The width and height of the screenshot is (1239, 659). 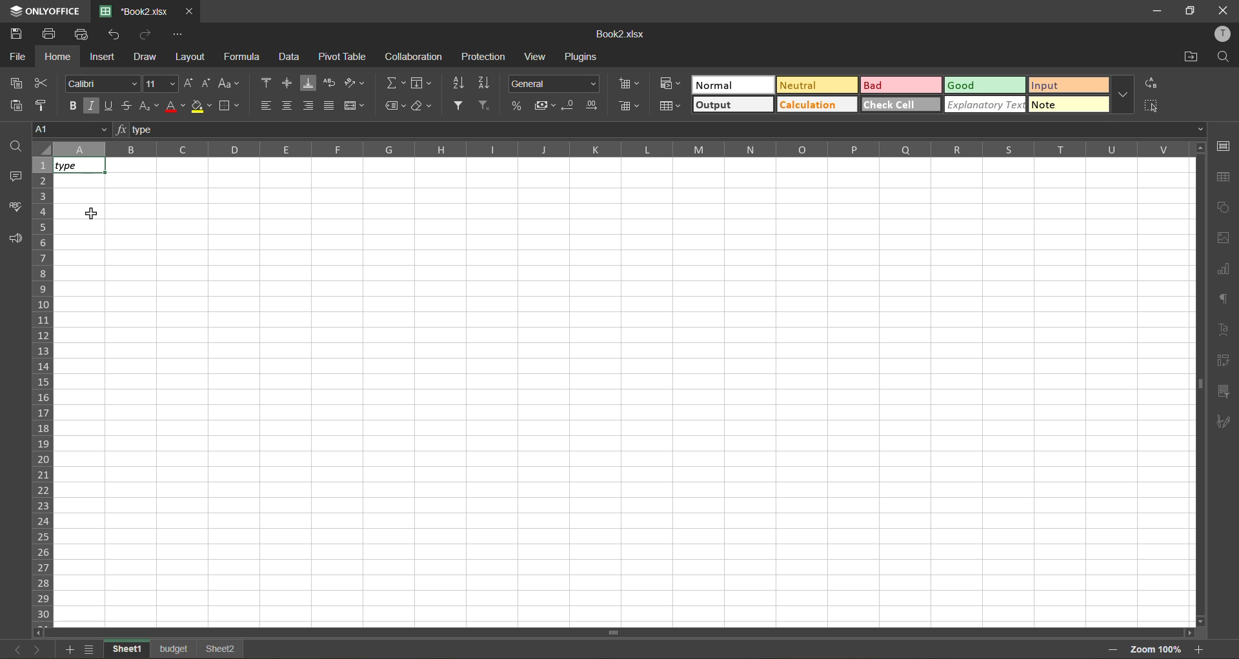 What do you see at coordinates (329, 104) in the screenshot?
I see `justified` at bounding box center [329, 104].